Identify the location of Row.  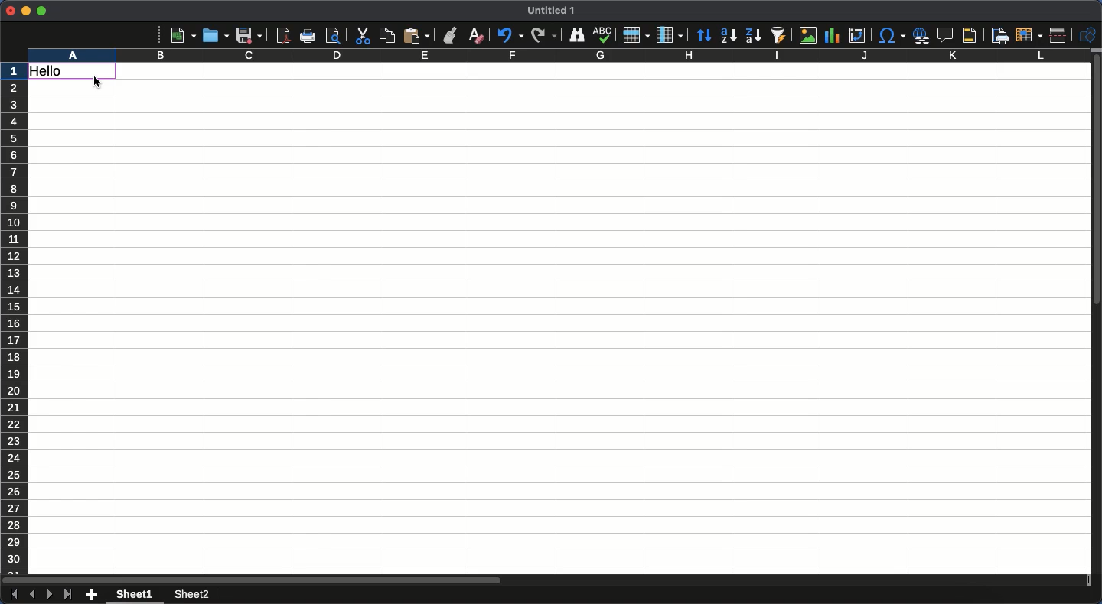
(637, 34).